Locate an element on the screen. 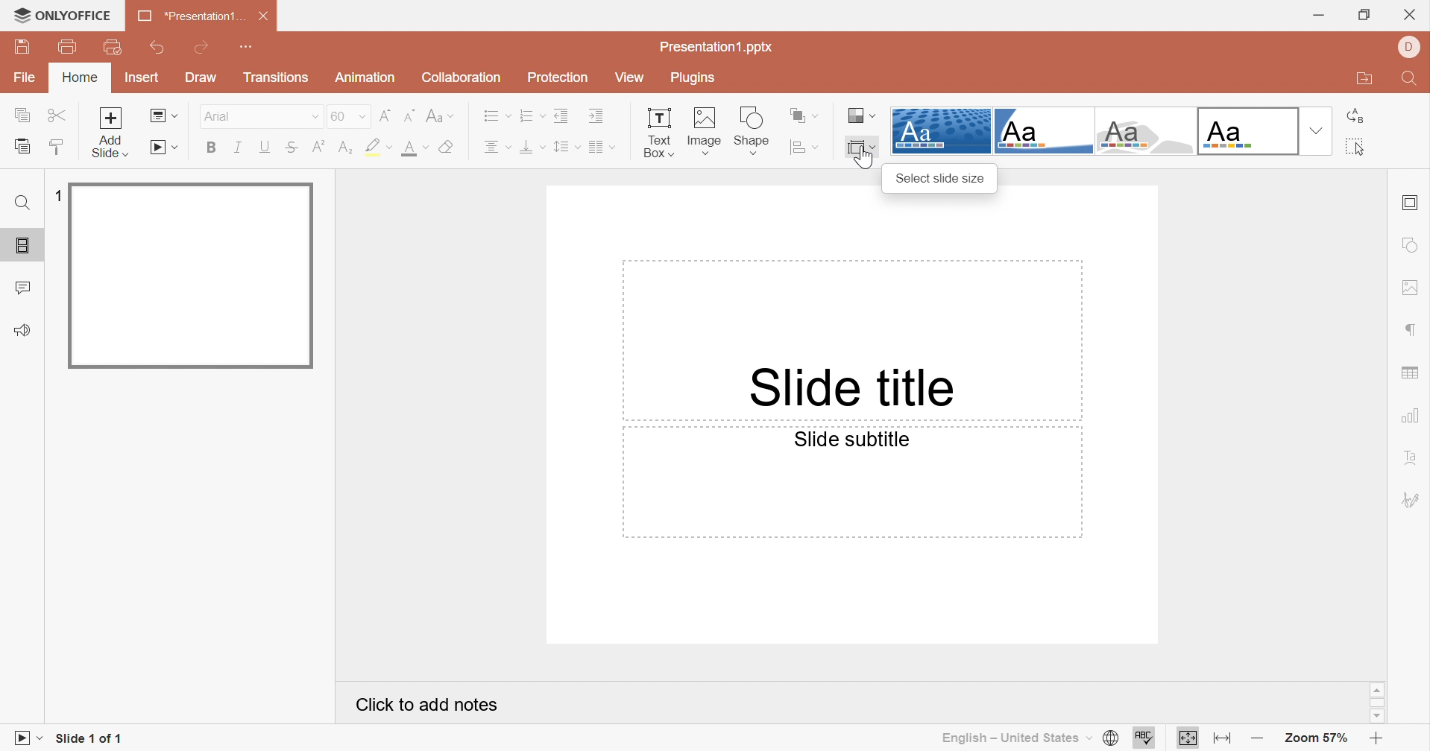 This screenshot has height=751, width=1430. Increase indent is located at coordinates (596, 115).